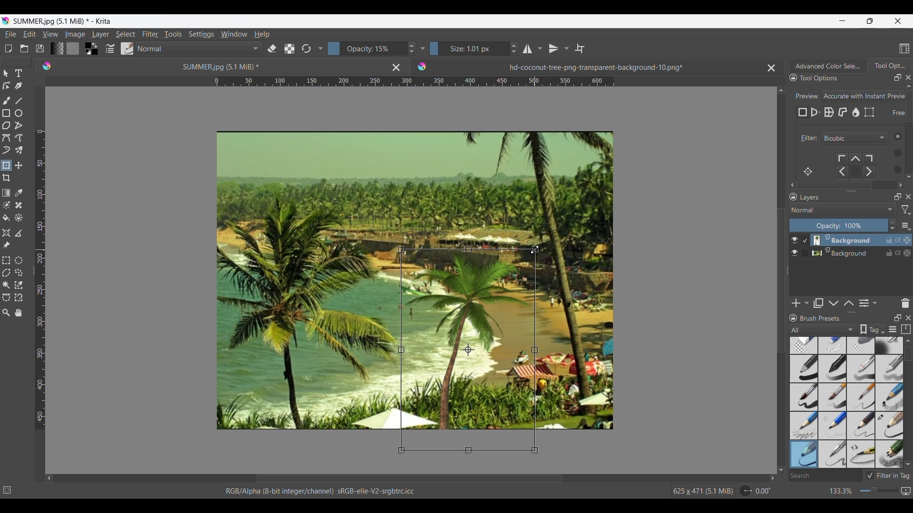 The height and width of the screenshot is (513, 913). I want to click on Search brush manually, so click(825, 475).